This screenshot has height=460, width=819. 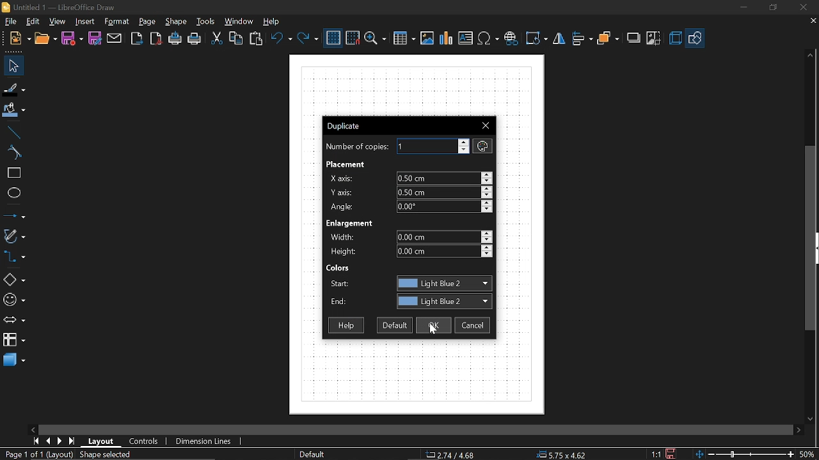 What do you see at coordinates (239, 22) in the screenshot?
I see `Window` at bounding box center [239, 22].